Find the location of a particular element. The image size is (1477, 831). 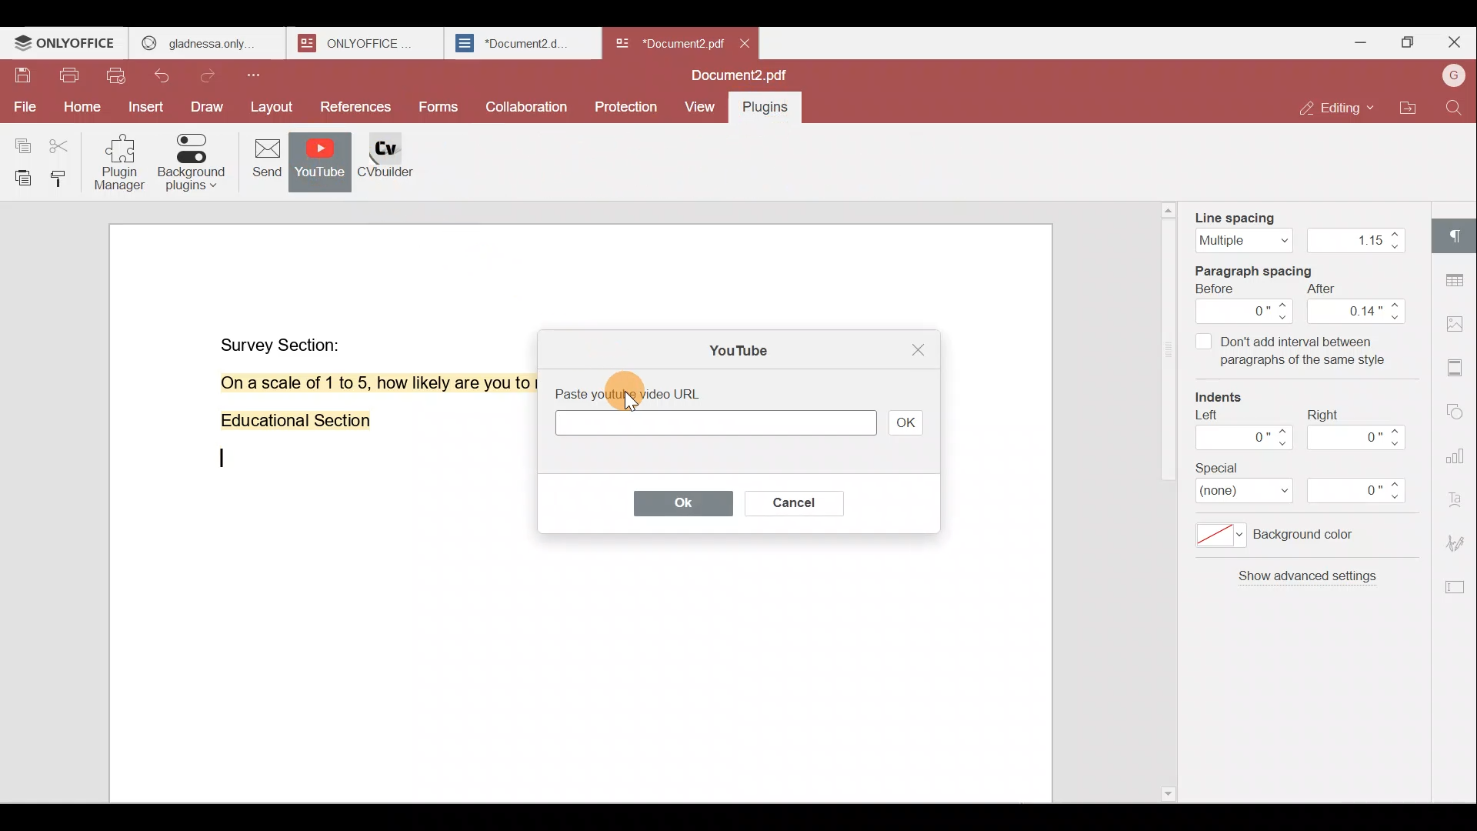

ONLYOFFICE is located at coordinates (368, 43).